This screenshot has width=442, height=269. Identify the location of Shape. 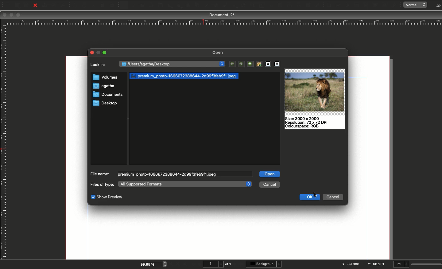
(170, 6).